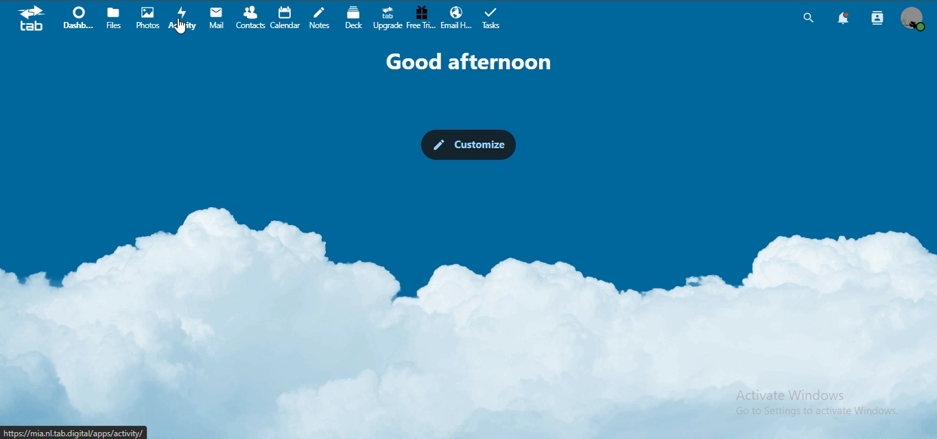  I want to click on upgrade, so click(387, 17).